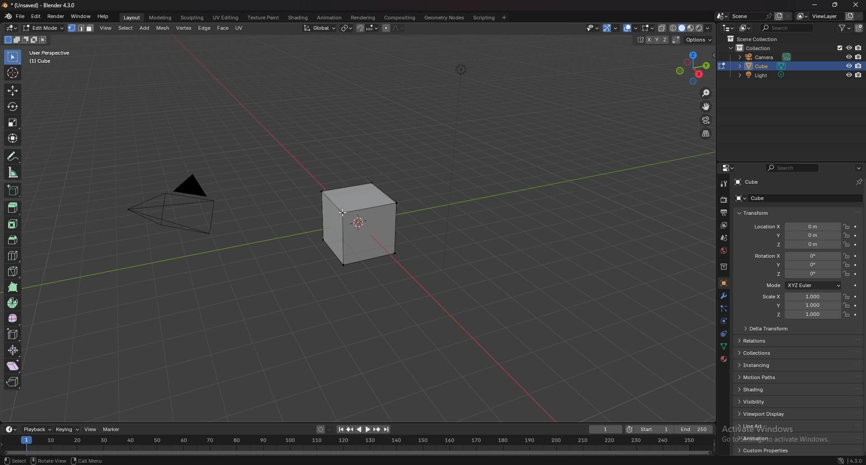 This screenshot has height=465, width=866. Describe the element at coordinates (728, 168) in the screenshot. I see `editor` at that location.